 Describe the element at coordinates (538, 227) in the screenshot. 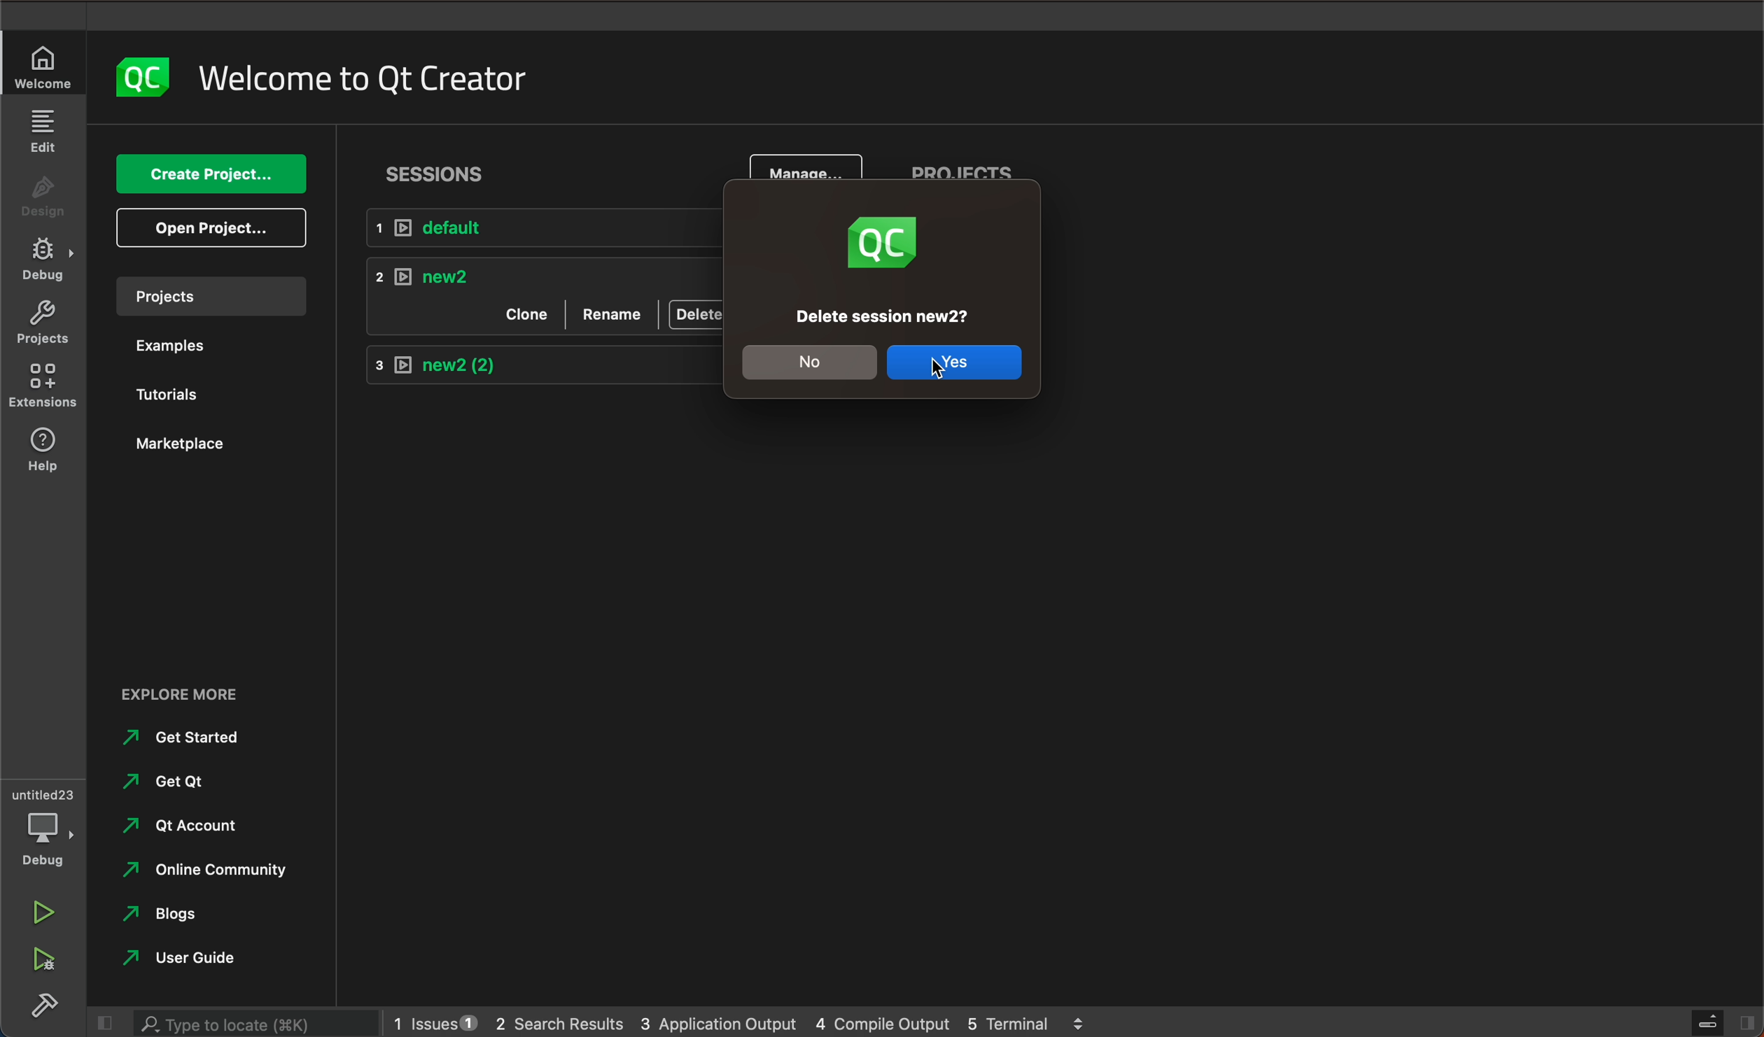

I see `default` at that location.